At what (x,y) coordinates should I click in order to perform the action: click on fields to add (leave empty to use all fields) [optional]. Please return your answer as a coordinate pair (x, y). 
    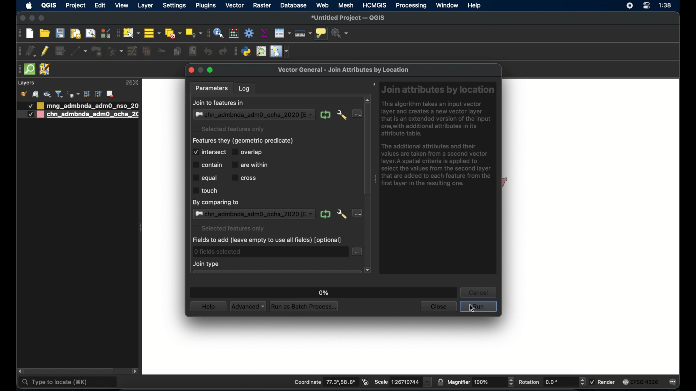
    Looking at the image, I should click on (266, 241).